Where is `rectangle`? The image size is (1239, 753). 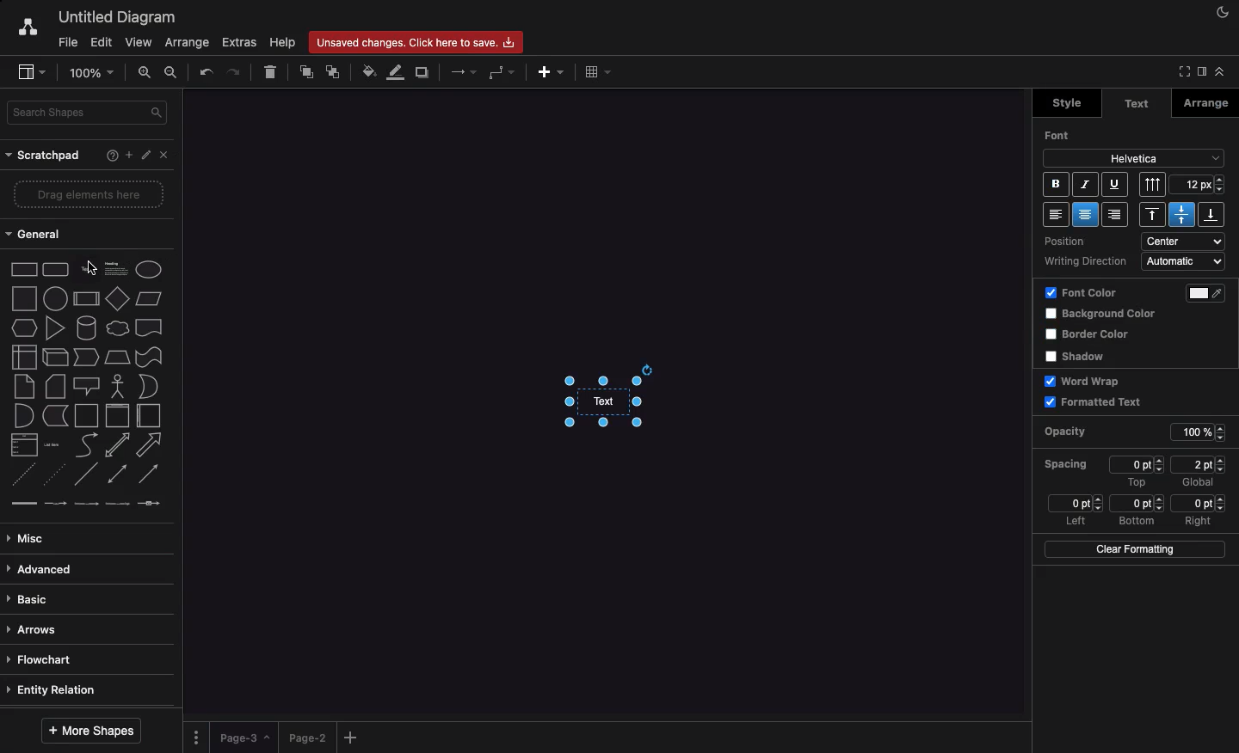 rectangle is located at coordinates (25, 269).